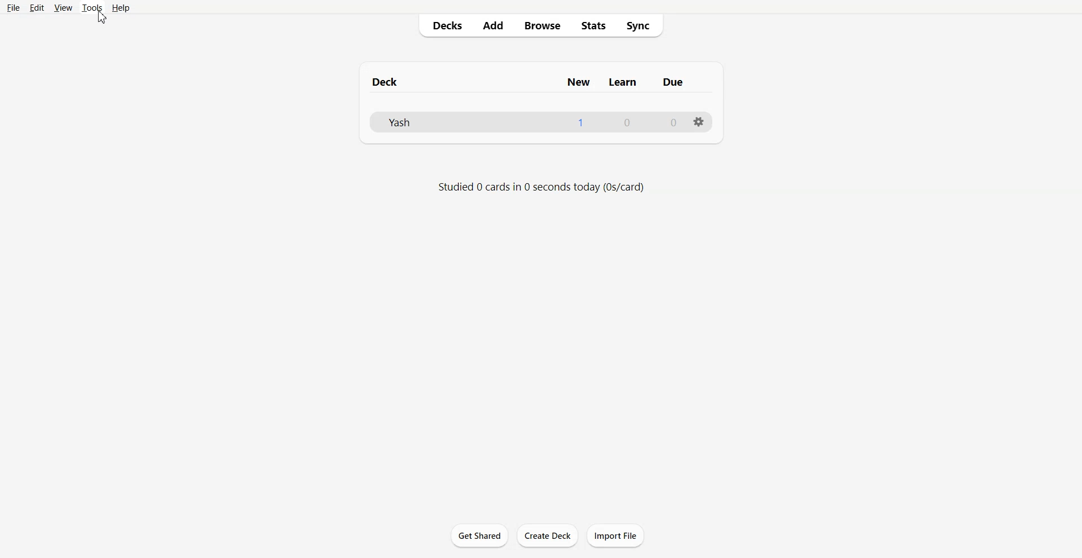 Image resolution: width=1082 pixels, height=558 pixels. What do you see at coordinates (627, 122) in the screenshot?
I see `0` at bounding box center [627, 122].